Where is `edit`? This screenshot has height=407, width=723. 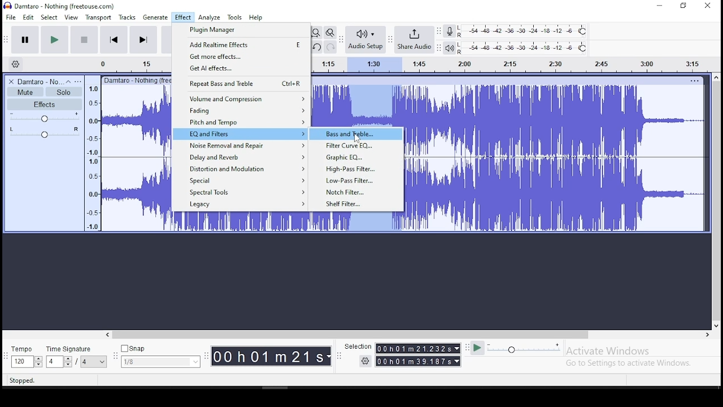 edit is located at coordinates (29, 18).